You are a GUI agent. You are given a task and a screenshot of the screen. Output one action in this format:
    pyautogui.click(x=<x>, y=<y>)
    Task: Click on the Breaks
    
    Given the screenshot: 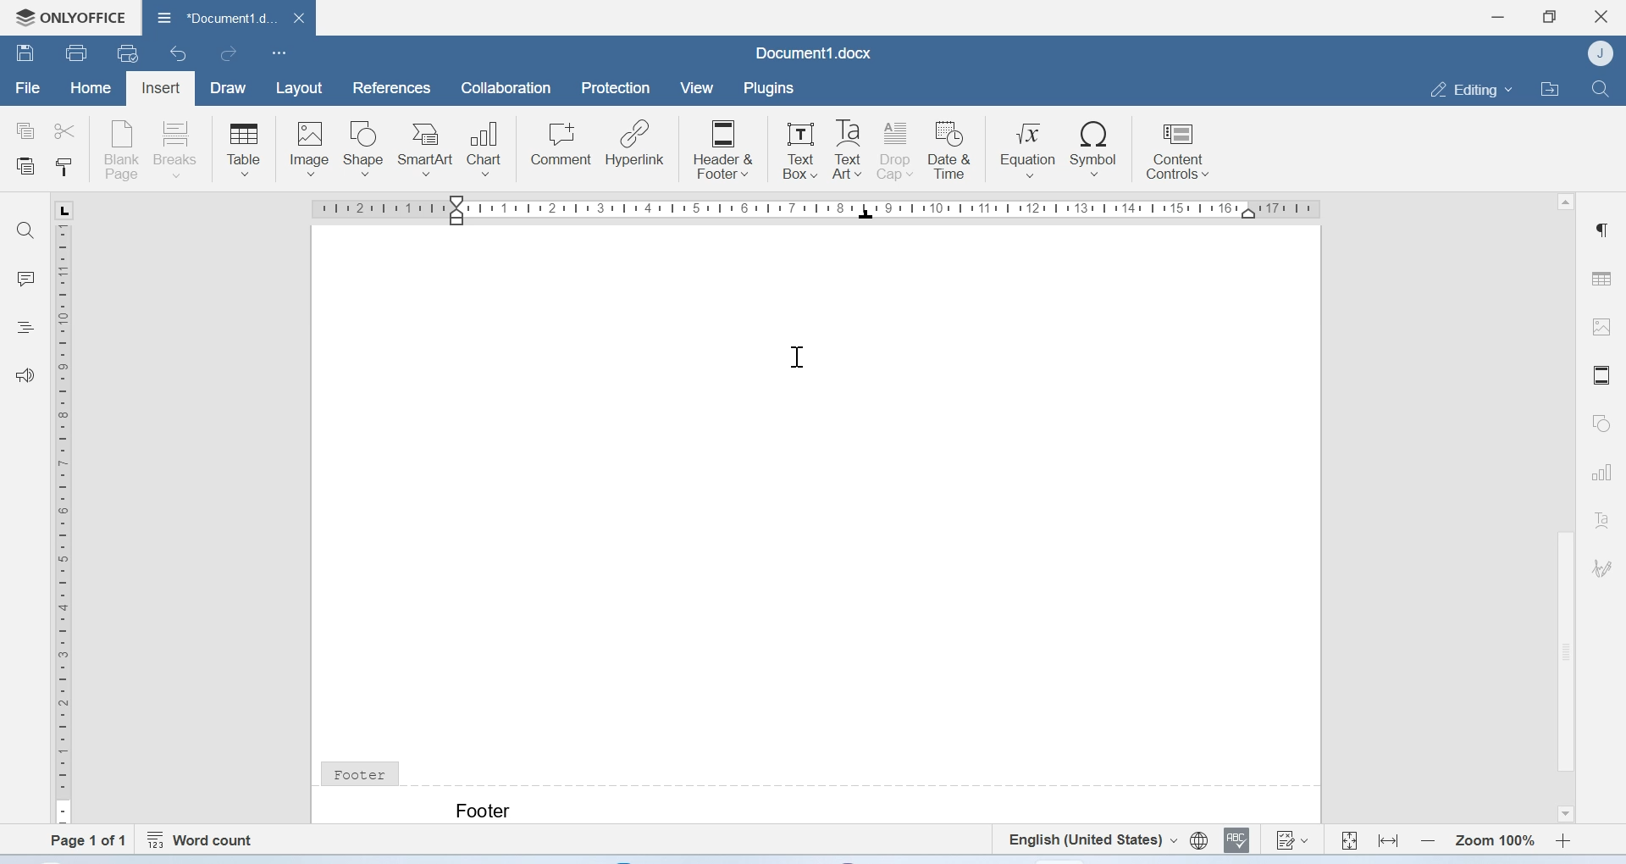 What is the action you would take?
    pyautogui.click(x=180, y=148)
    